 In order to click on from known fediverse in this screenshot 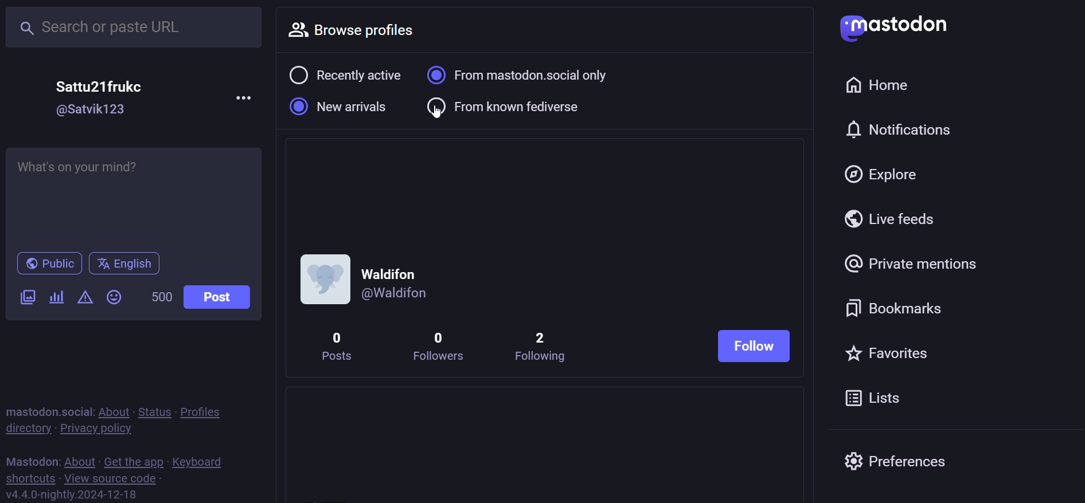, I will do `click(510, 107)`.